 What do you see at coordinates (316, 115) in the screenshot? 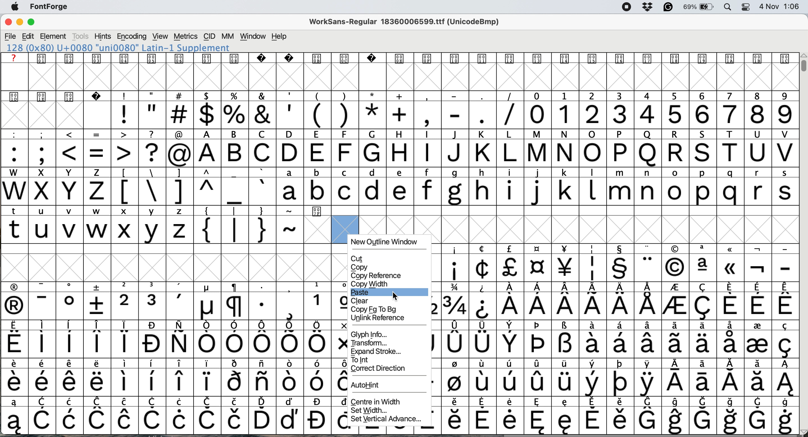
I see `special characters` at bounding box center [316, 115].